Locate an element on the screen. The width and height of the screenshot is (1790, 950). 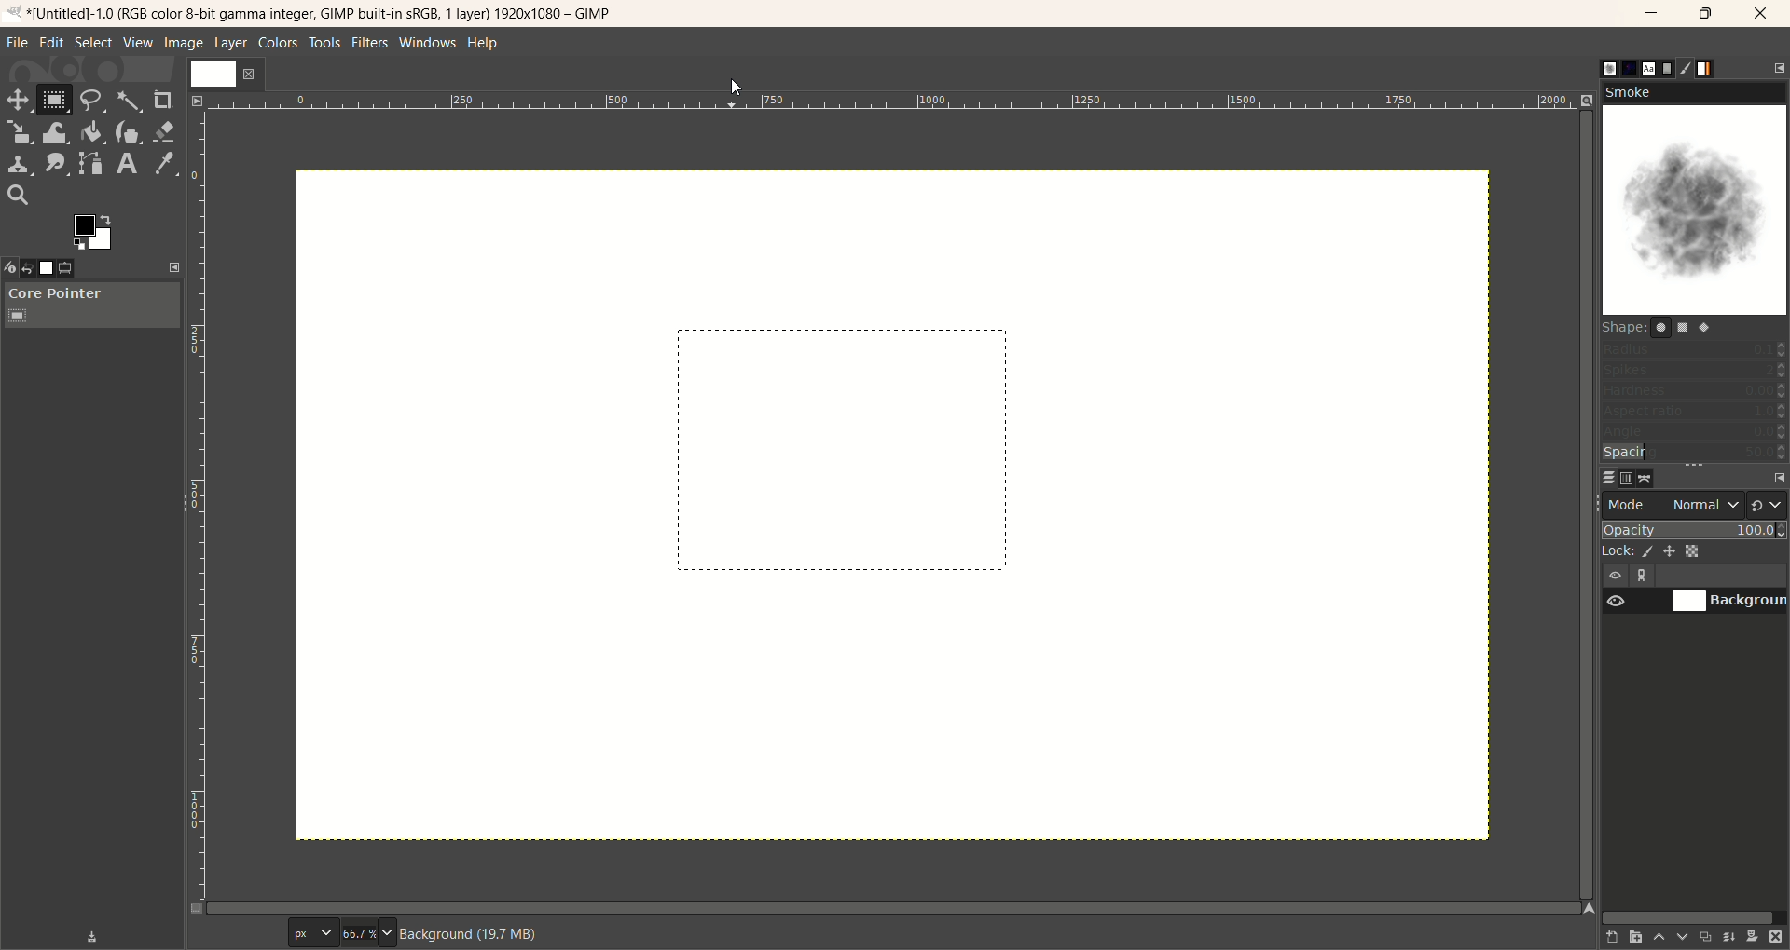
add a mask is located at coordinates (1751, 939).